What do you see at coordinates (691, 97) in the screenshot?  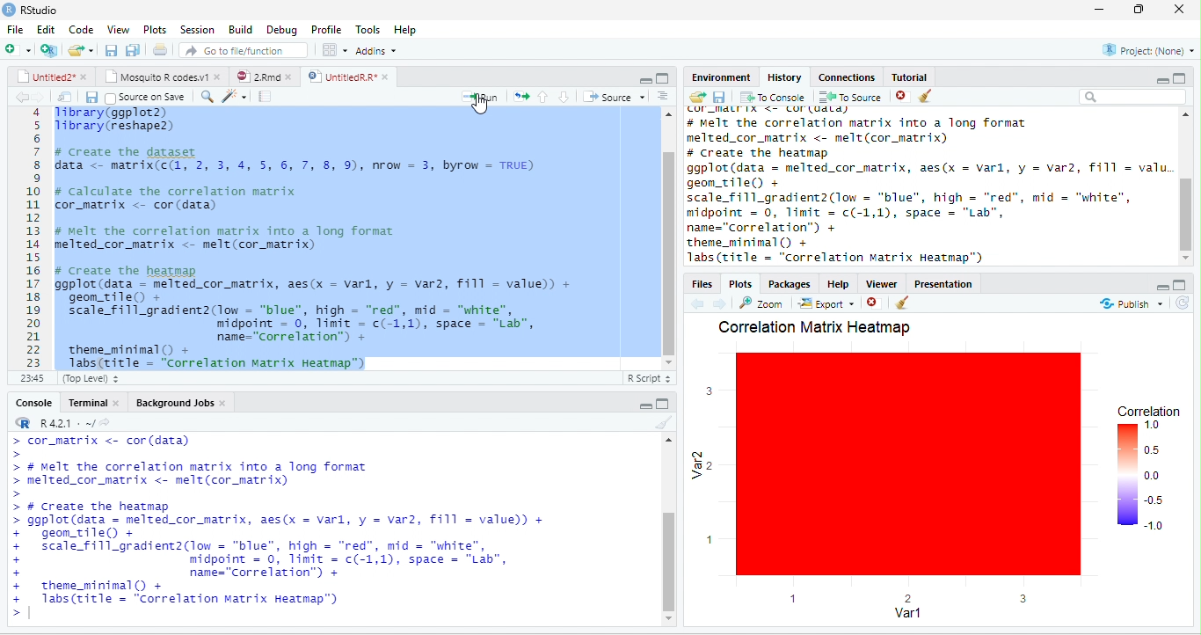 I see `send file` at bounding box center [691, 97].